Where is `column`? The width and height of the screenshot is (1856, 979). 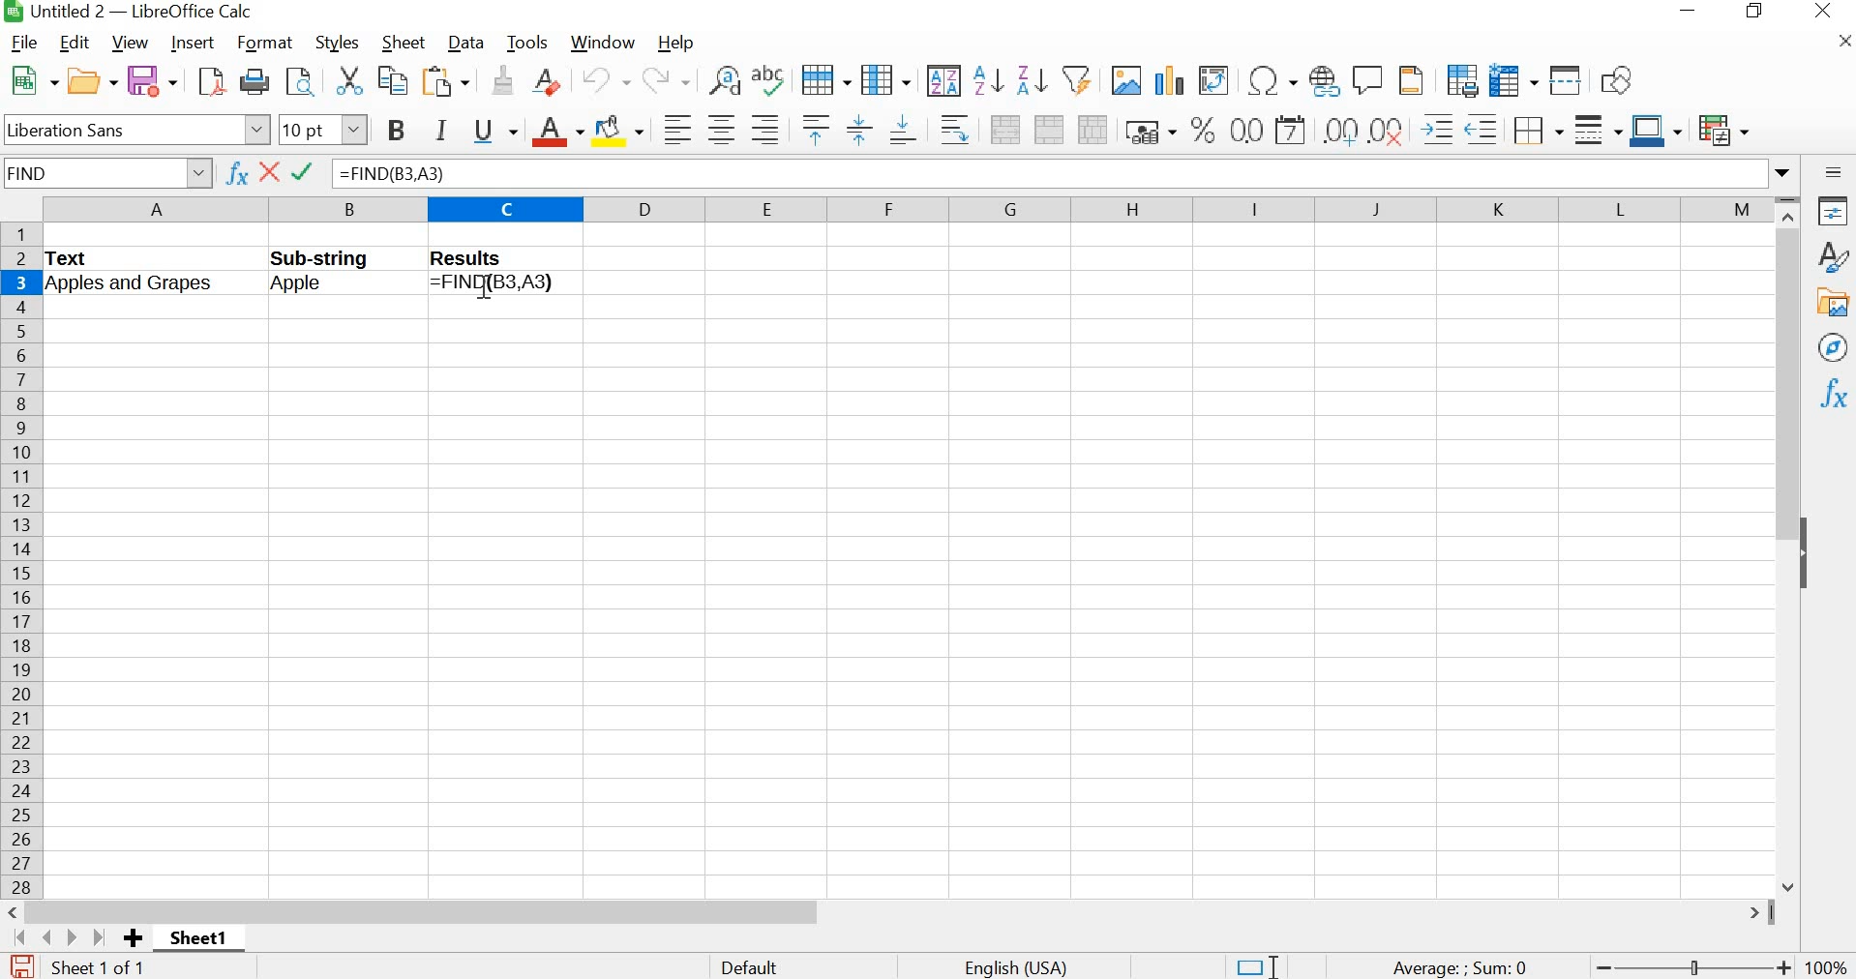
column is located at coordinates (885, 79).